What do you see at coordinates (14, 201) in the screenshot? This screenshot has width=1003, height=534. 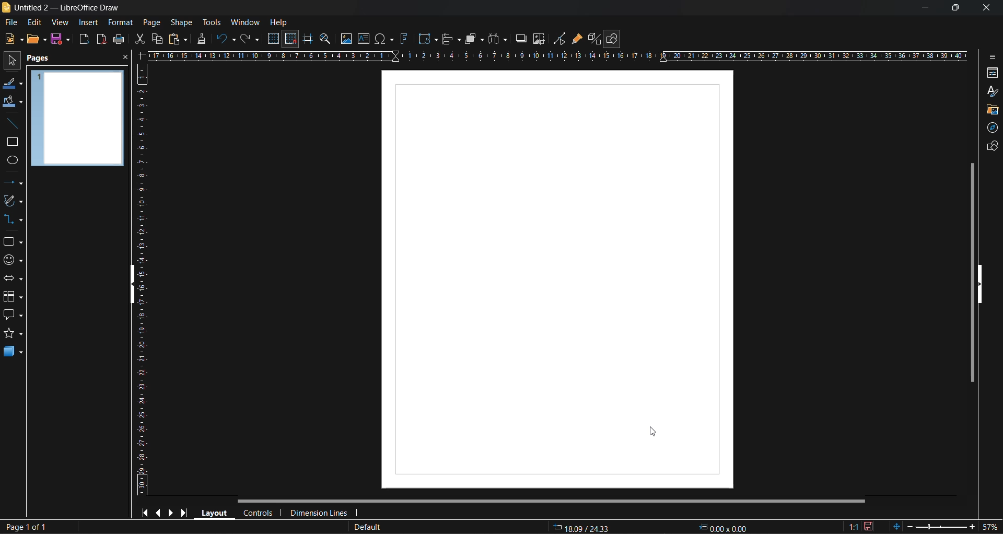 I see `curves and polygons` at bounding box center [14, 201].